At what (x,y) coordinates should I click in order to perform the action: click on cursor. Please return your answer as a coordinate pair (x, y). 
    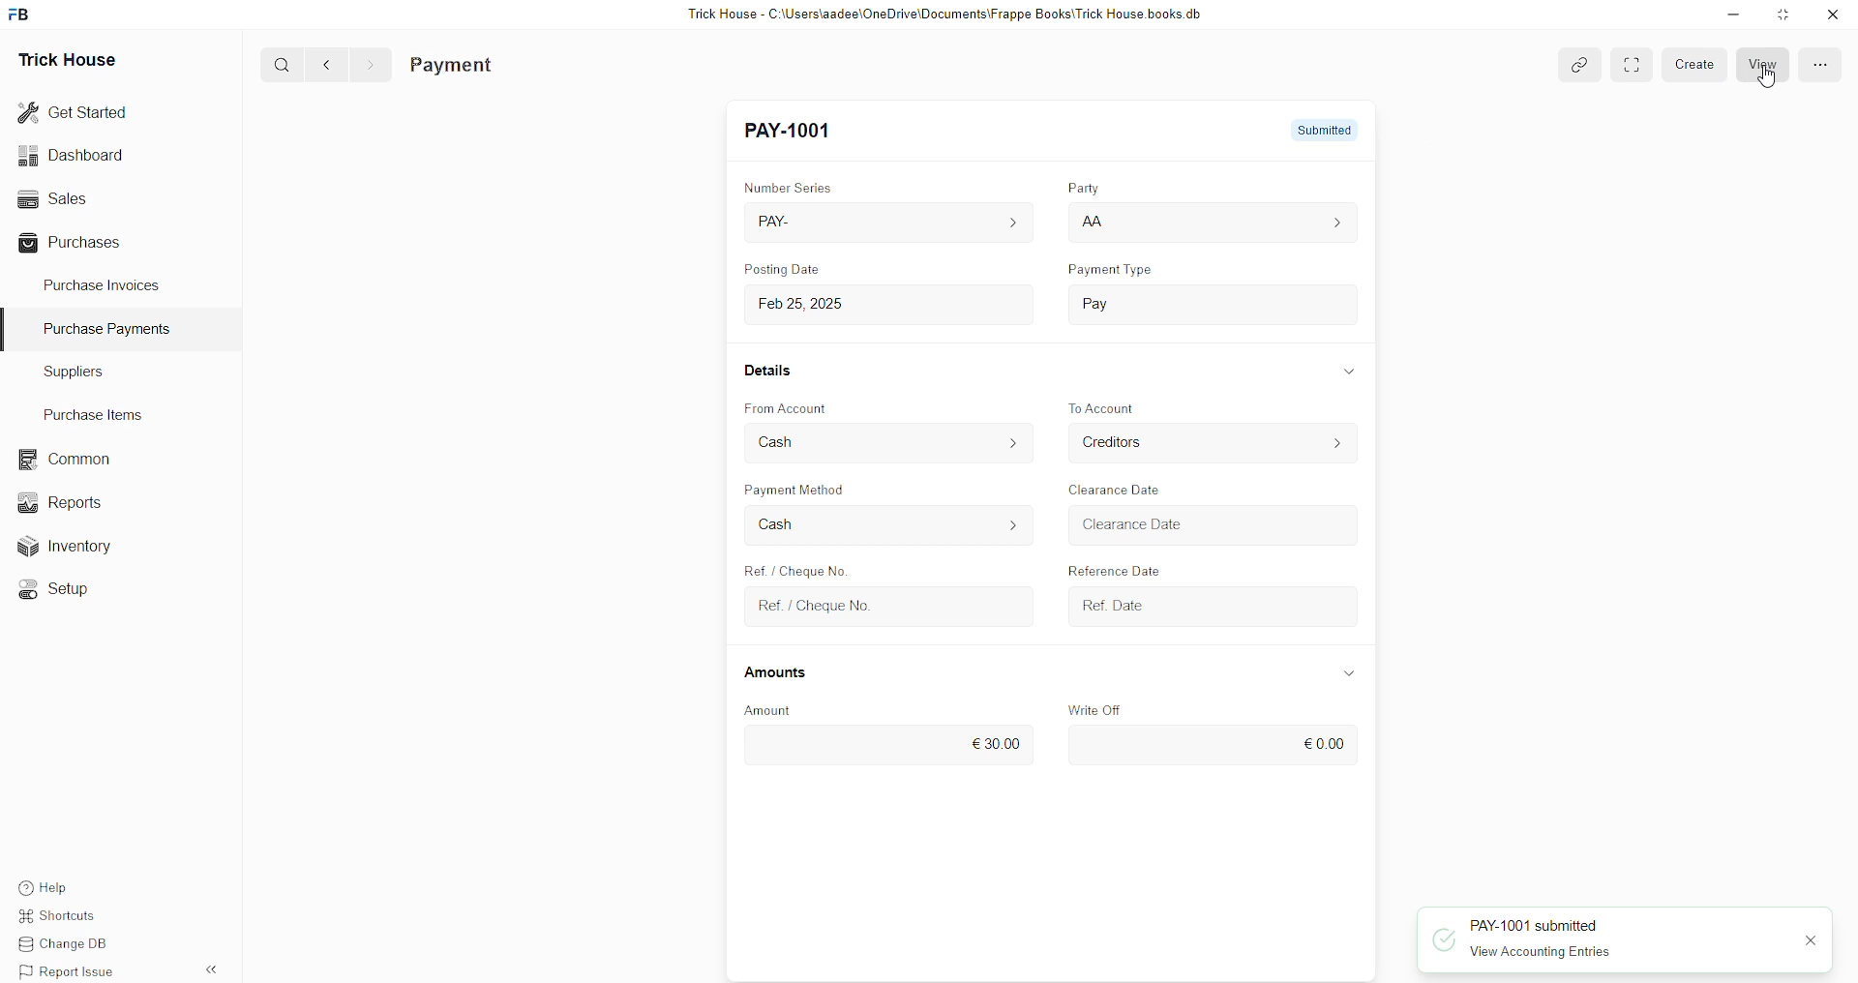
    Looking at the image, I should click on (1769, 80).